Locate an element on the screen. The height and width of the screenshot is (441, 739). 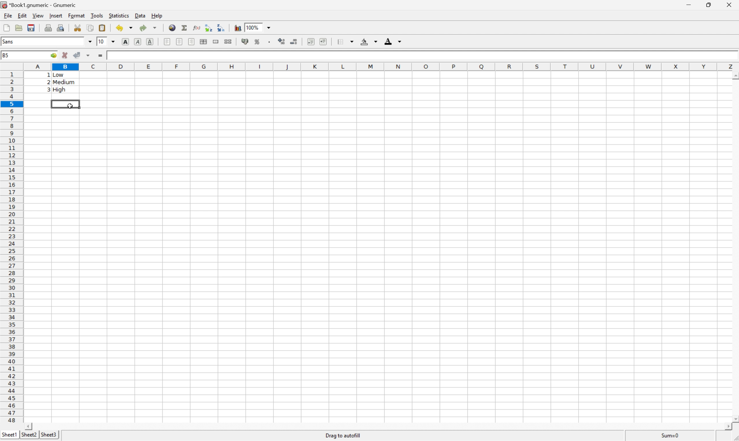
Medium is located at coordinates (64, 83).